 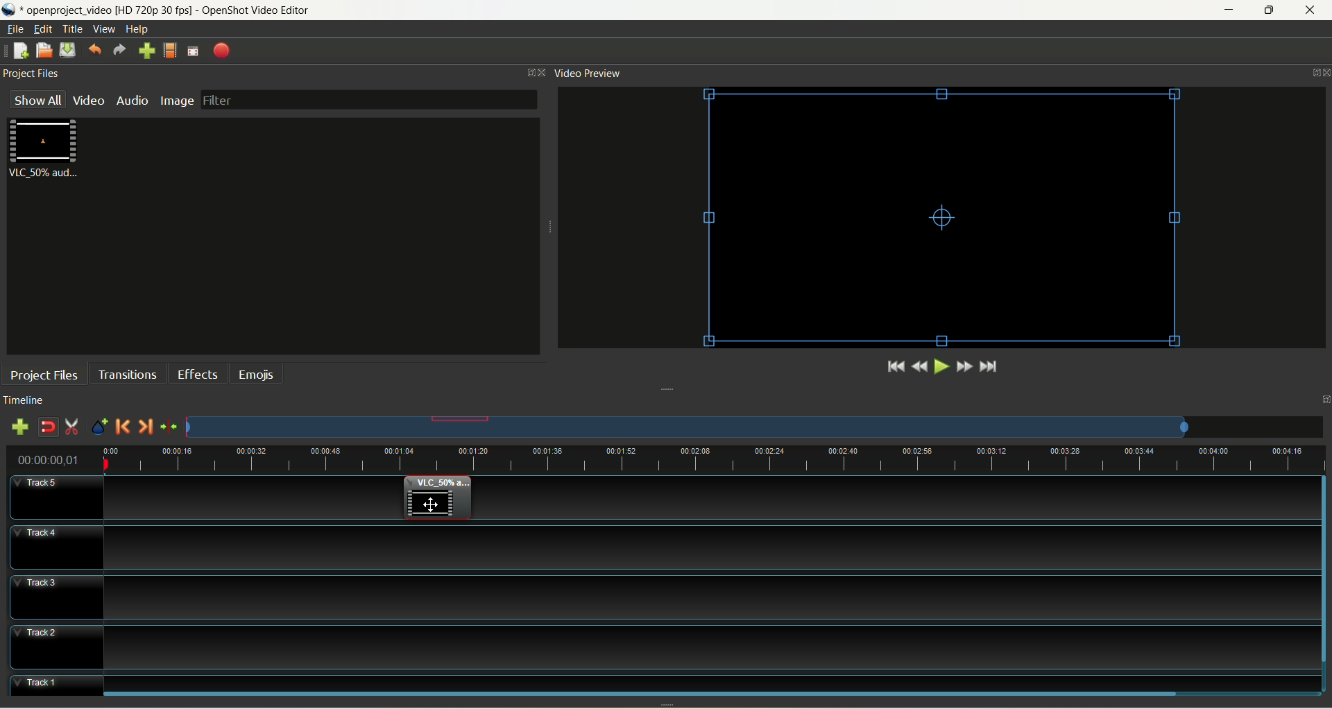 I want to click on track3, so click(x=56, y=597).